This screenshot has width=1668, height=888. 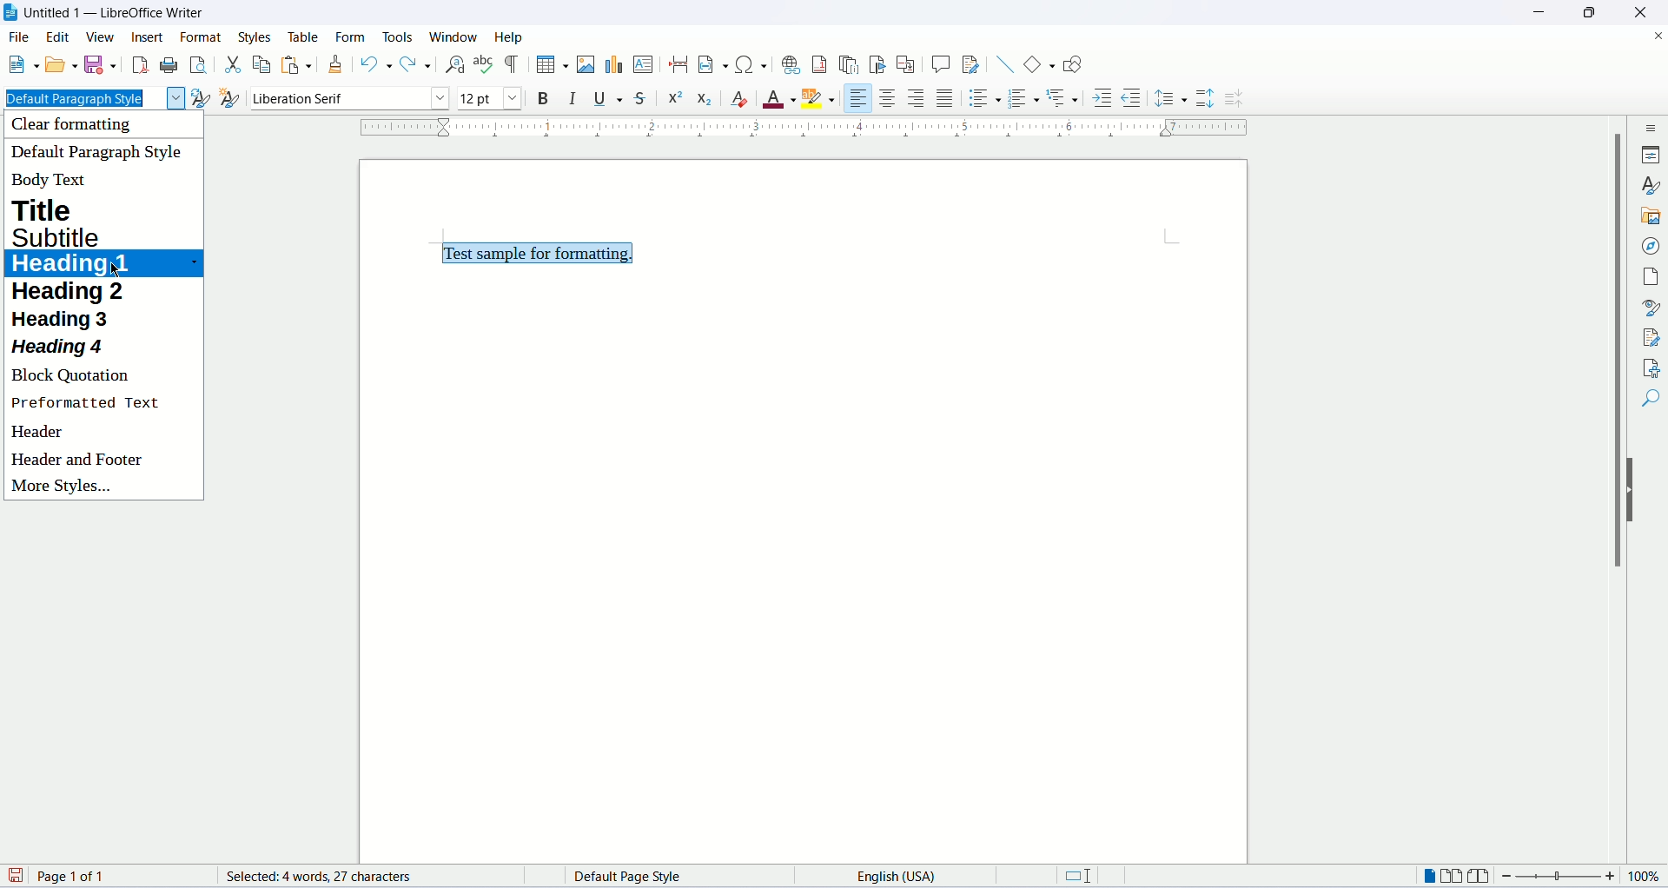 I want to click on language, so click(x=883, y=875).